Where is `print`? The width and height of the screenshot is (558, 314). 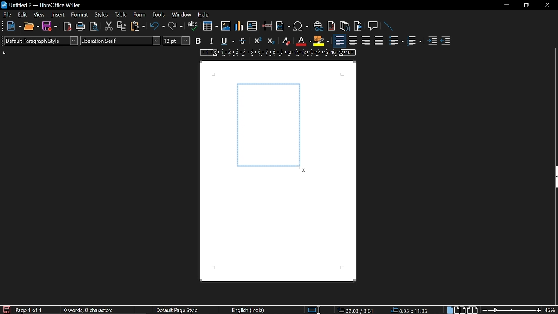
print is located at coordinates (79, 26).